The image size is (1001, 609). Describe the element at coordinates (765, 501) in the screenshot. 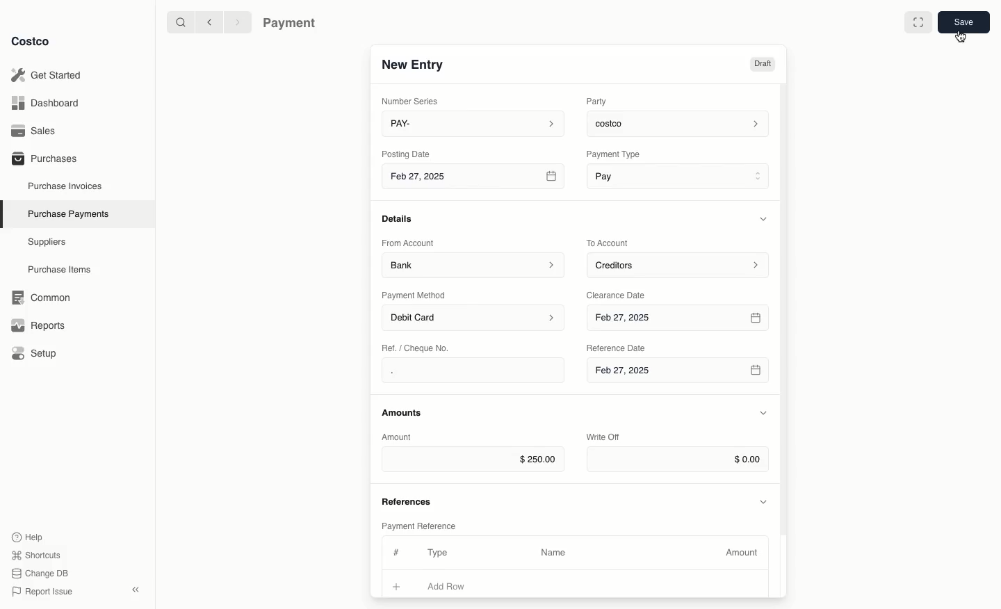

I see `Hide` at that location.